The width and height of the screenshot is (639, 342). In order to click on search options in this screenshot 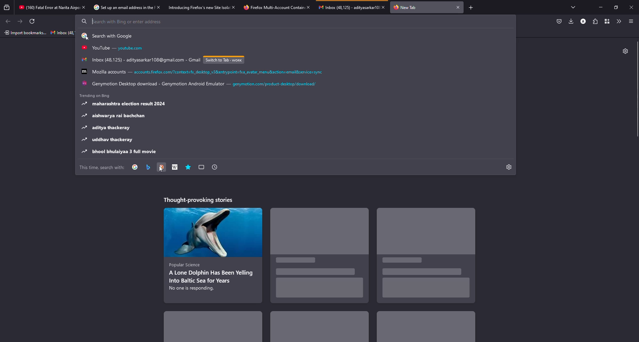, I will do `click(126, 104)`.